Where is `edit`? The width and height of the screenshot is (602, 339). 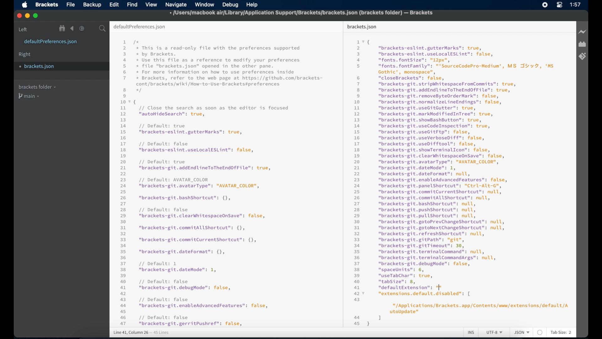 edit is located at coordinates (114, 4).